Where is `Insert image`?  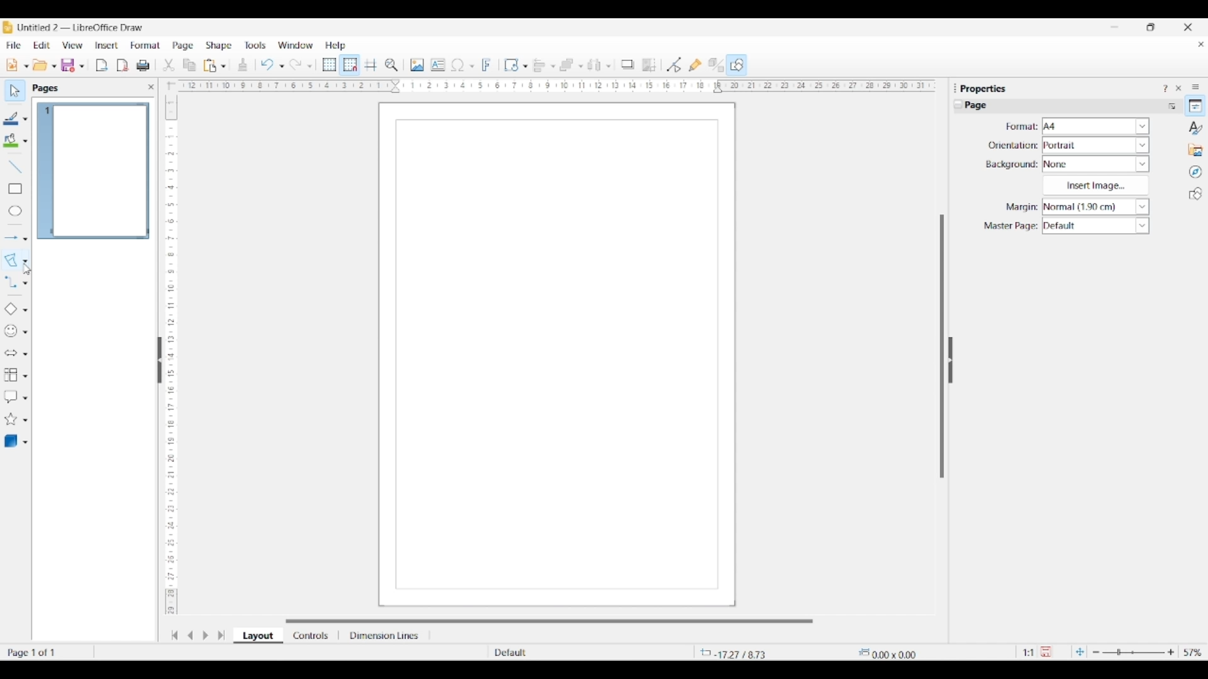 Insert image is located at coordinates (1095, 185).